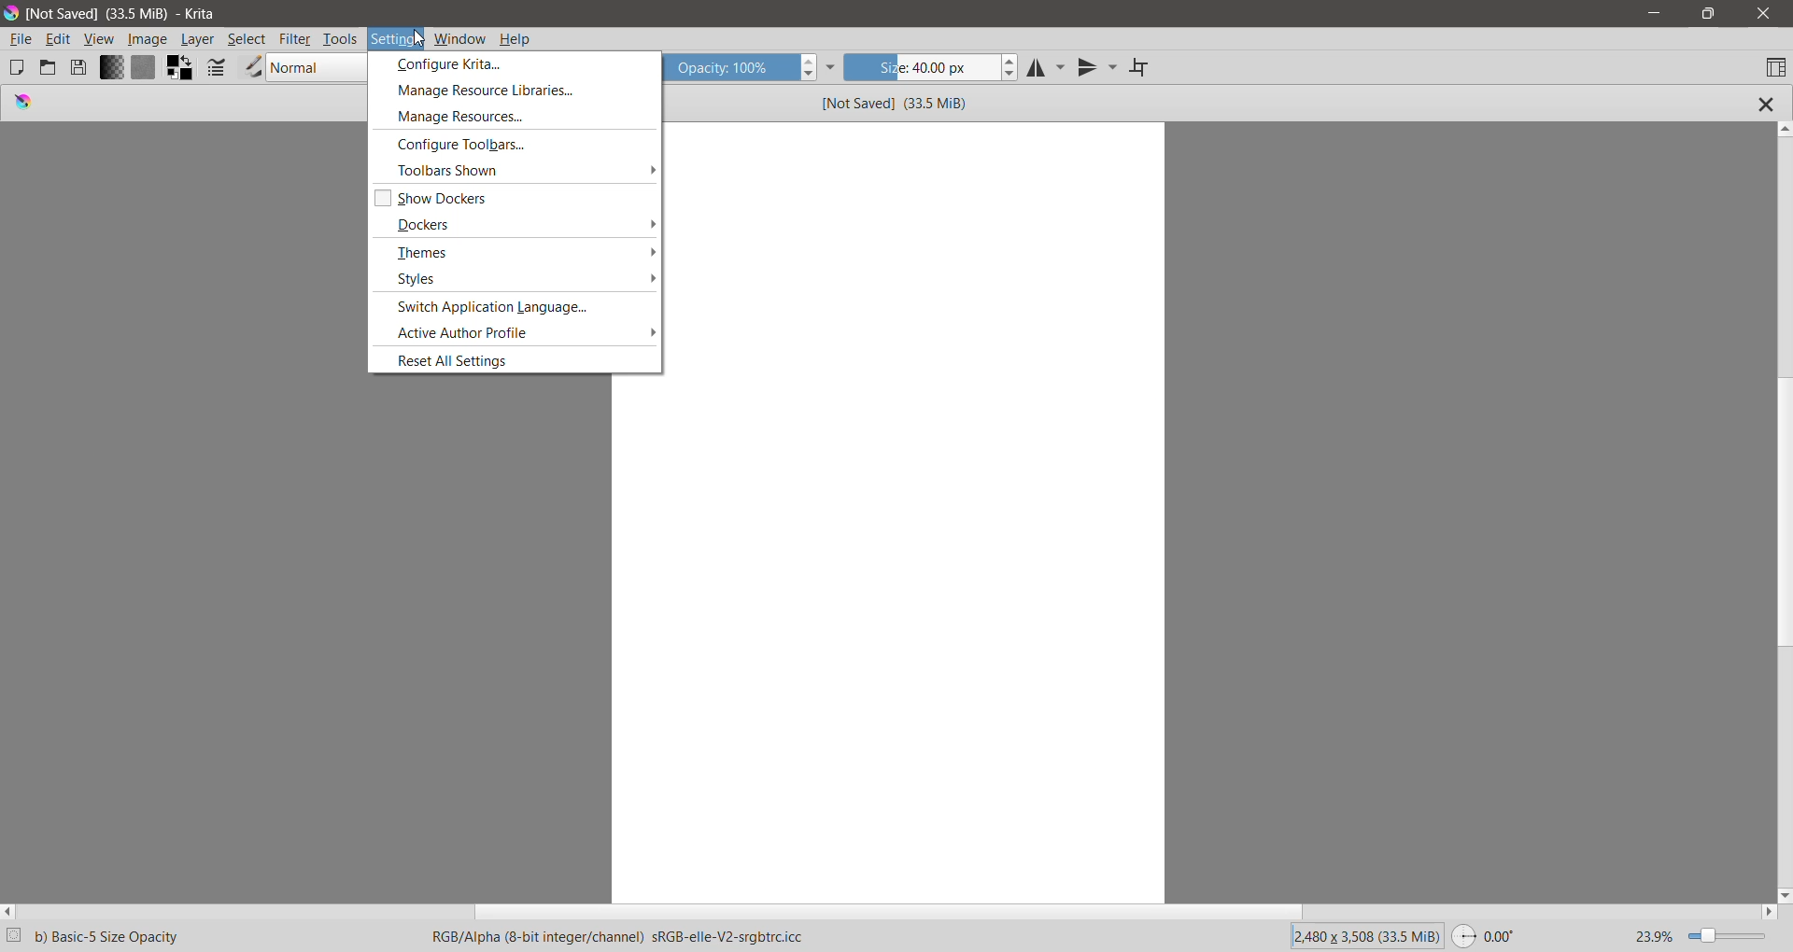 The height and width of the screenshot is (952, 1793). What do you see at coordinates (295, 37) in the screenshot?
I see `Filter` at bounding box center [295, 37].